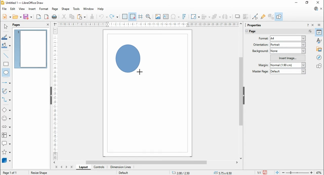 This screenshot has height=175, width=324. I want to click on help, so click(101, 9).